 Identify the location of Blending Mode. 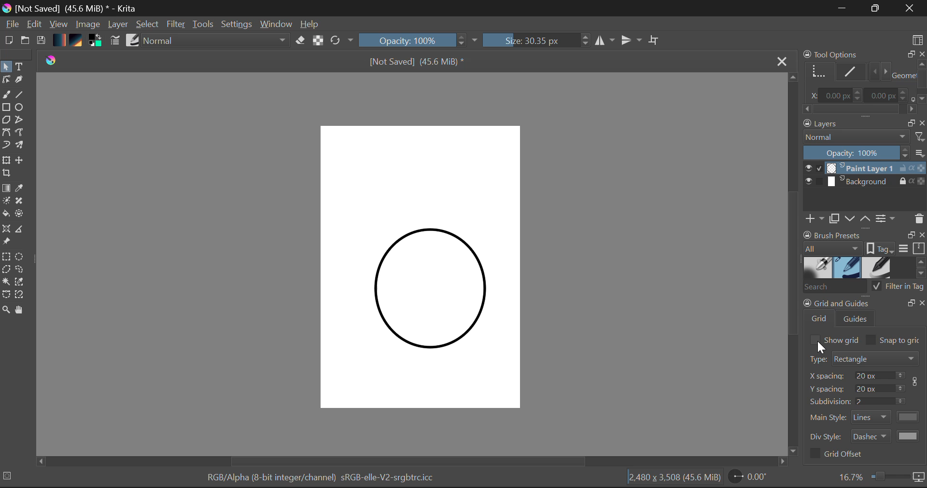
(864, 137).